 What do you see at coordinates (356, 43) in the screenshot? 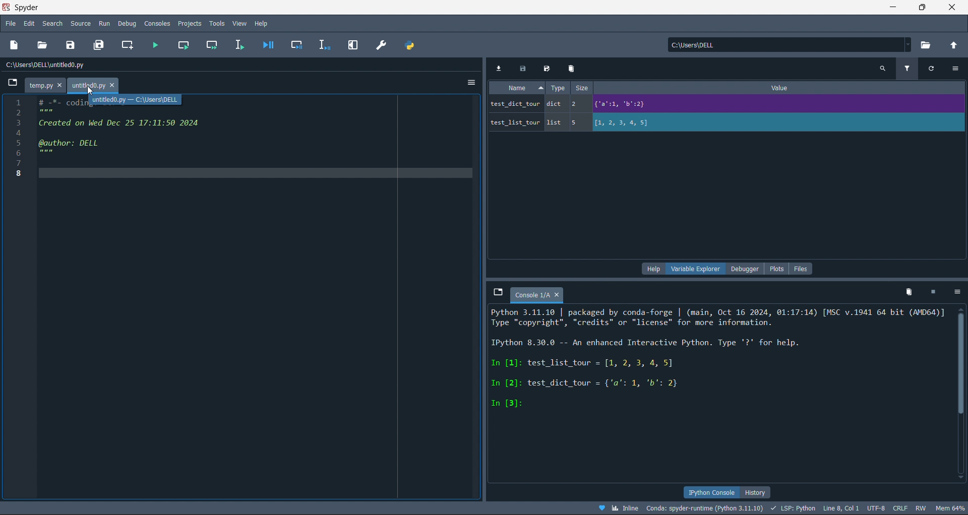
I see `maximize current pane` at bounding box center [356, 43].